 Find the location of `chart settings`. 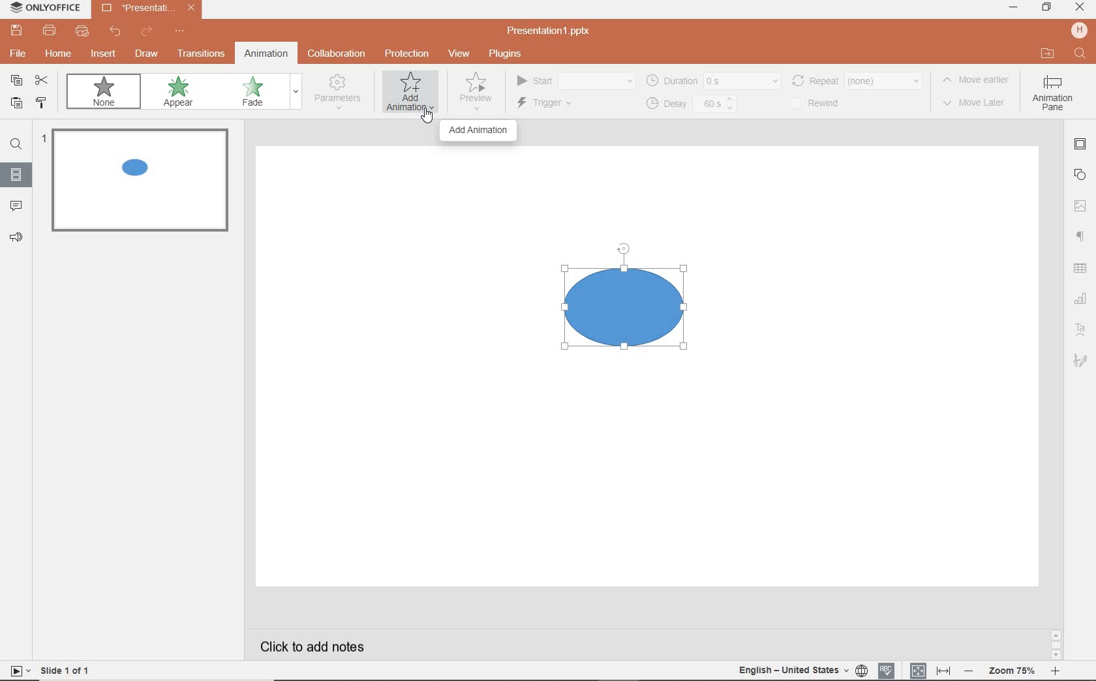

chart settings is located at coordinates (1080, 299).